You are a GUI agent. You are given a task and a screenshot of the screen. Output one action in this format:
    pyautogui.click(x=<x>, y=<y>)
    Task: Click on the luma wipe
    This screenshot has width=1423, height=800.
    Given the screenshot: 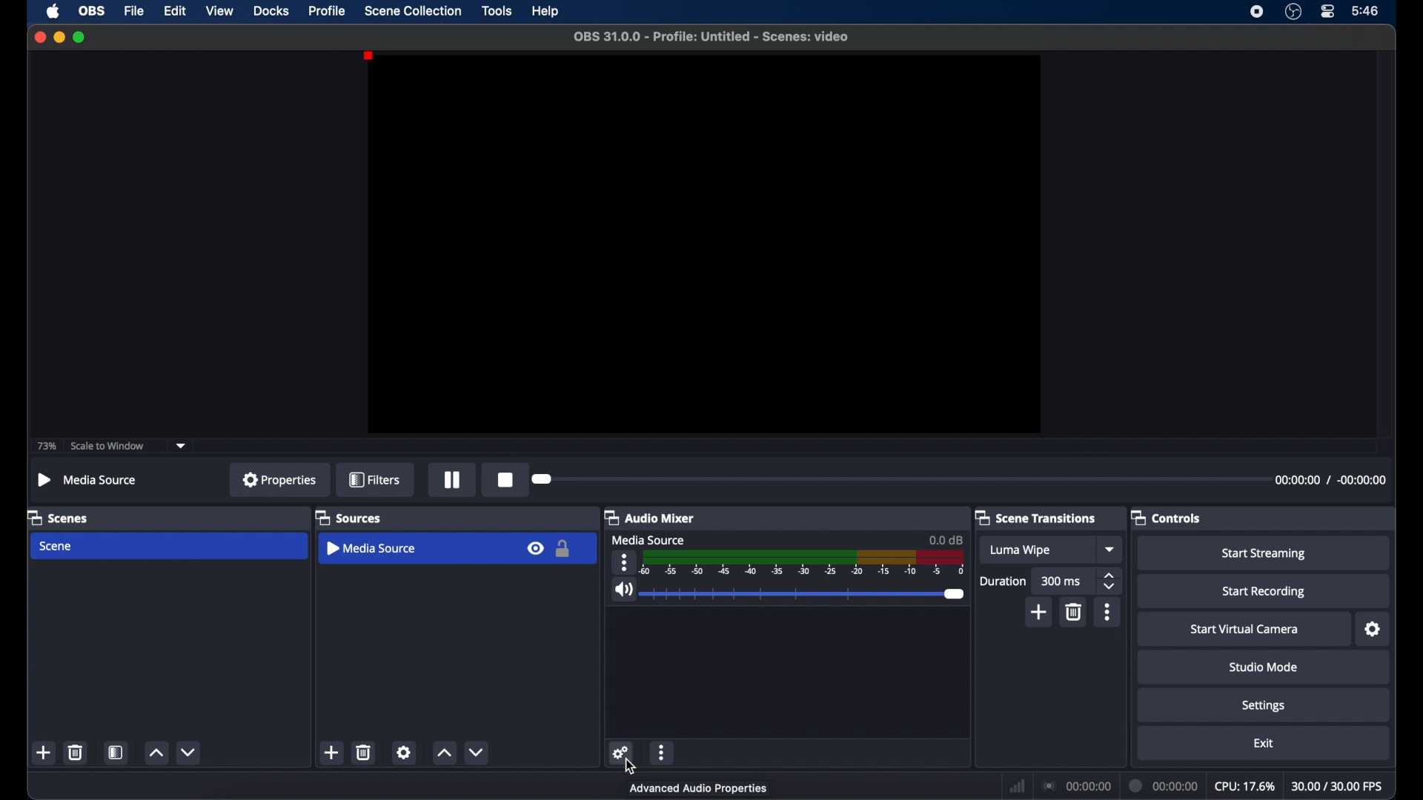 What is the action you would take?
    pyautogui.click(x=1020, y=550)
    